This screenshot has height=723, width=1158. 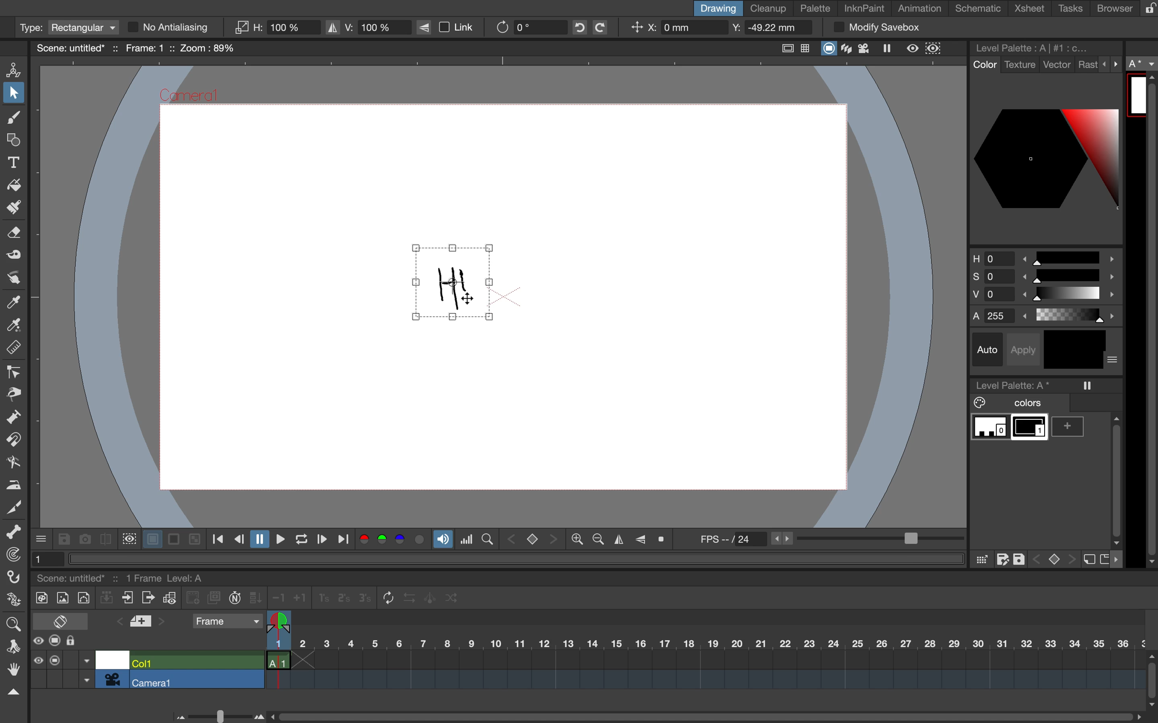 I want to click on flip horizontally, so click(x=616, y=539).